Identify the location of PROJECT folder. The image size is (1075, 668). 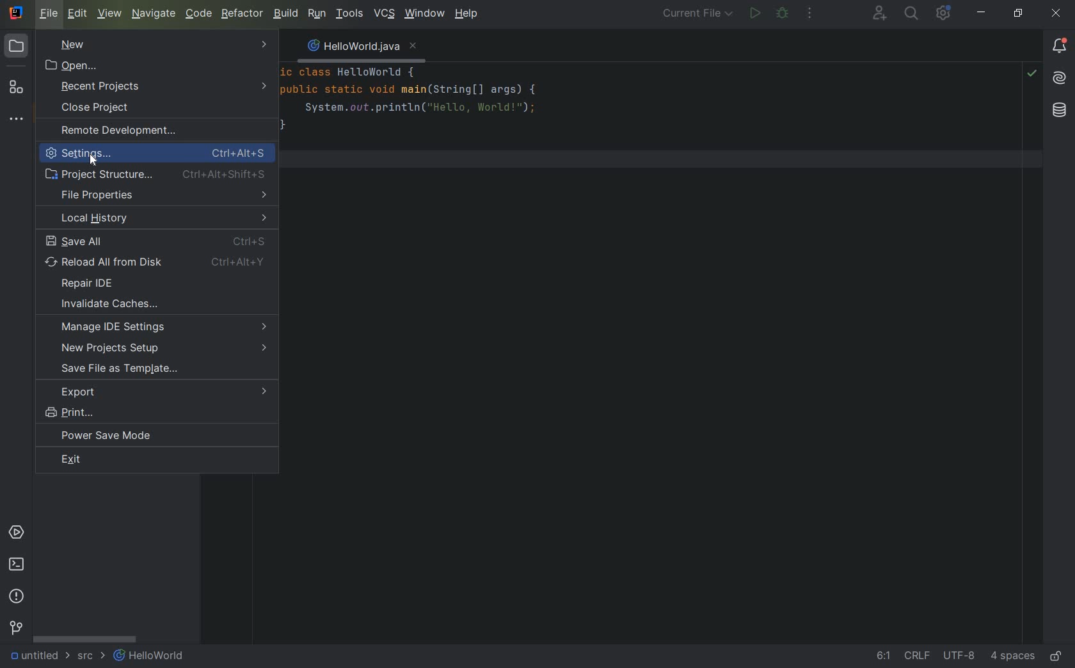
(17, 48).